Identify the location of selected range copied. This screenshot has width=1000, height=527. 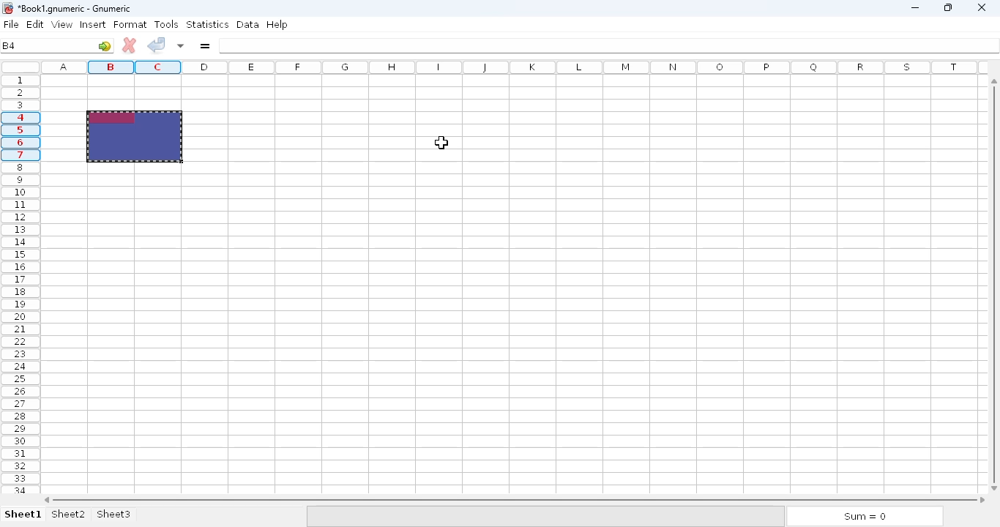
(135, 137).